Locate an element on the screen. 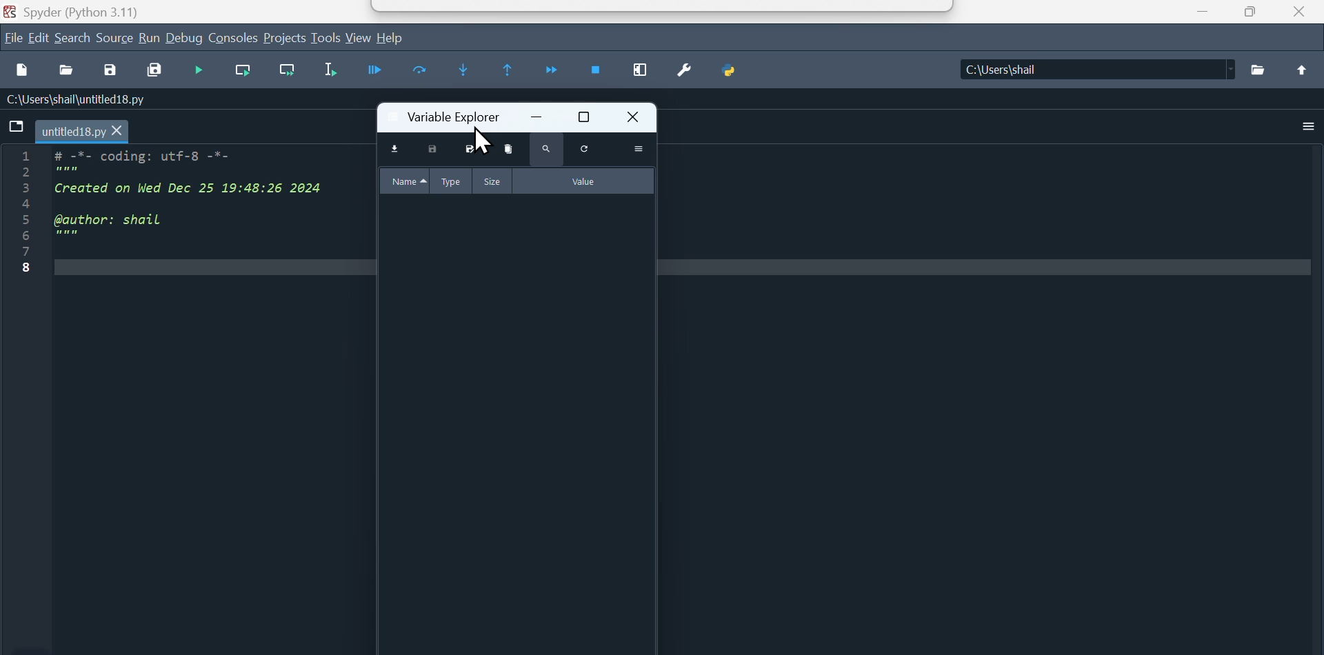 Image resolution: width=1324 pixels, height=655 pixels. import is located at coordinates (394, 150).